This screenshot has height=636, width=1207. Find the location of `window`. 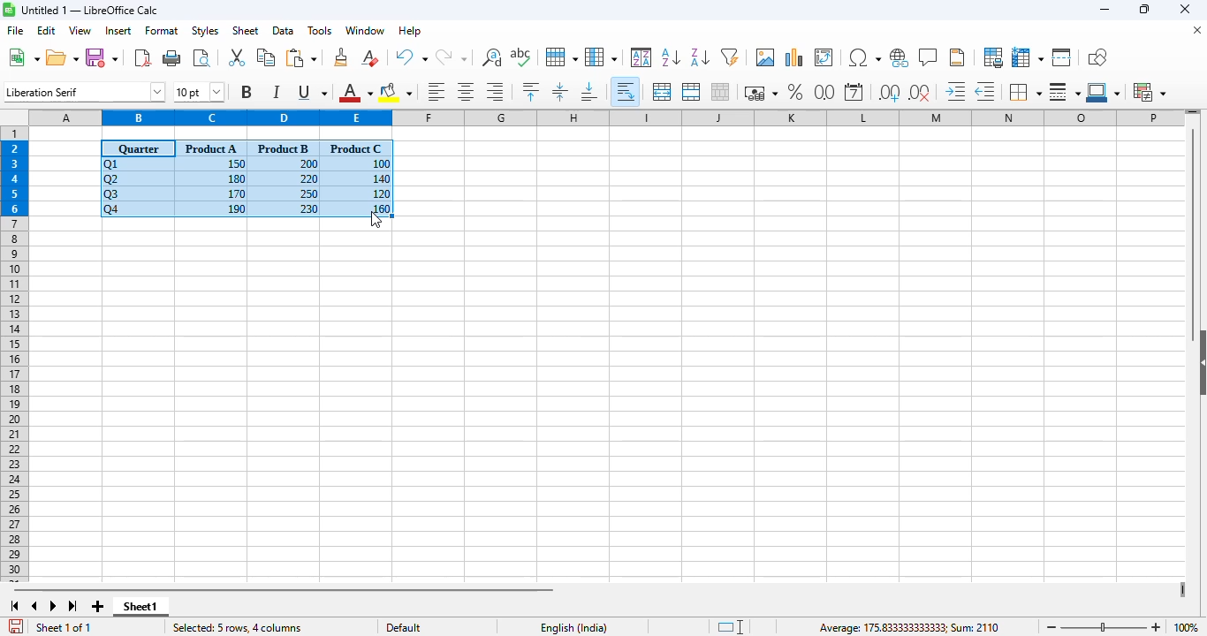

window is located at coordinates (365, 30).